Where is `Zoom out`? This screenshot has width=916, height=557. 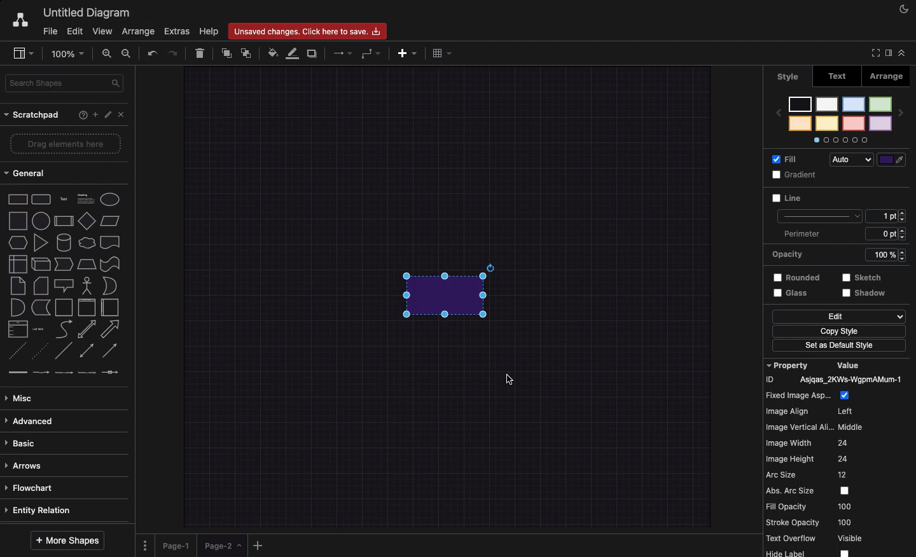
Zoom out is located at coordinates (127, 54).